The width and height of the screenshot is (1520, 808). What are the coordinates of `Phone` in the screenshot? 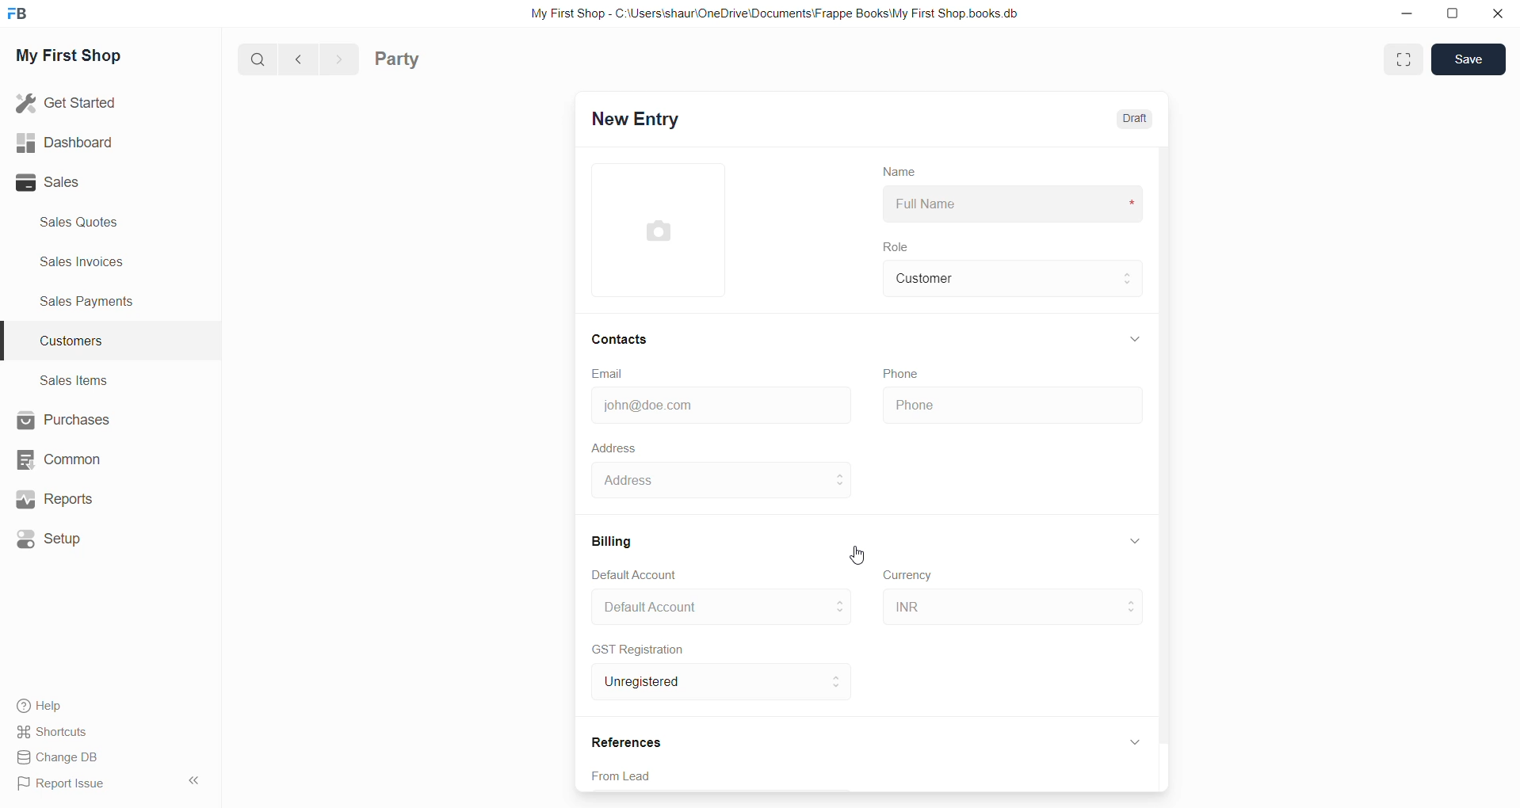 It's located at (905, 372).